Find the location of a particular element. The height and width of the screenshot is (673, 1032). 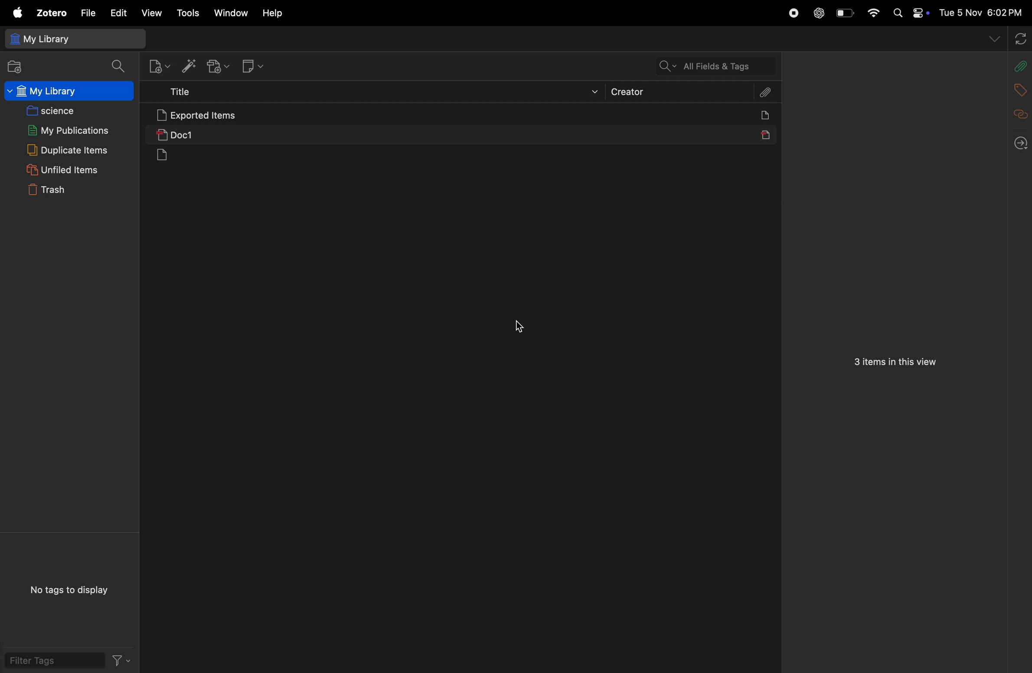

help is located at coordinates (274, 13).